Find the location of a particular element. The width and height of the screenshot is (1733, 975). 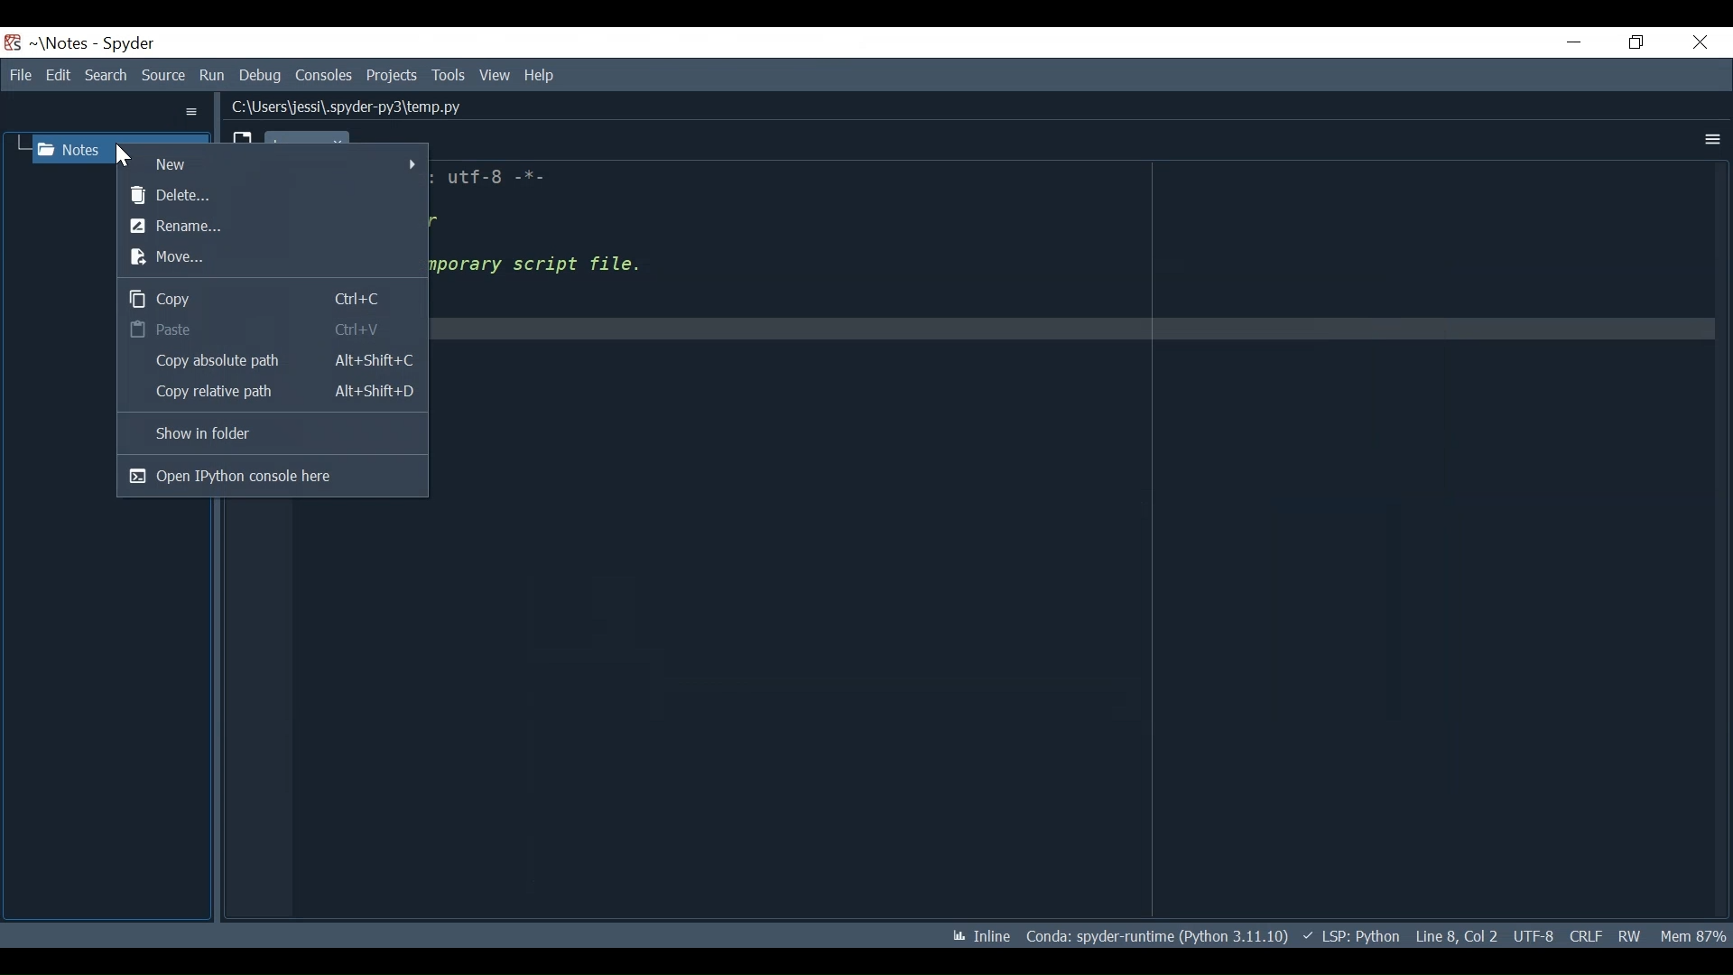

Close is located at coordinates (1698, 42).